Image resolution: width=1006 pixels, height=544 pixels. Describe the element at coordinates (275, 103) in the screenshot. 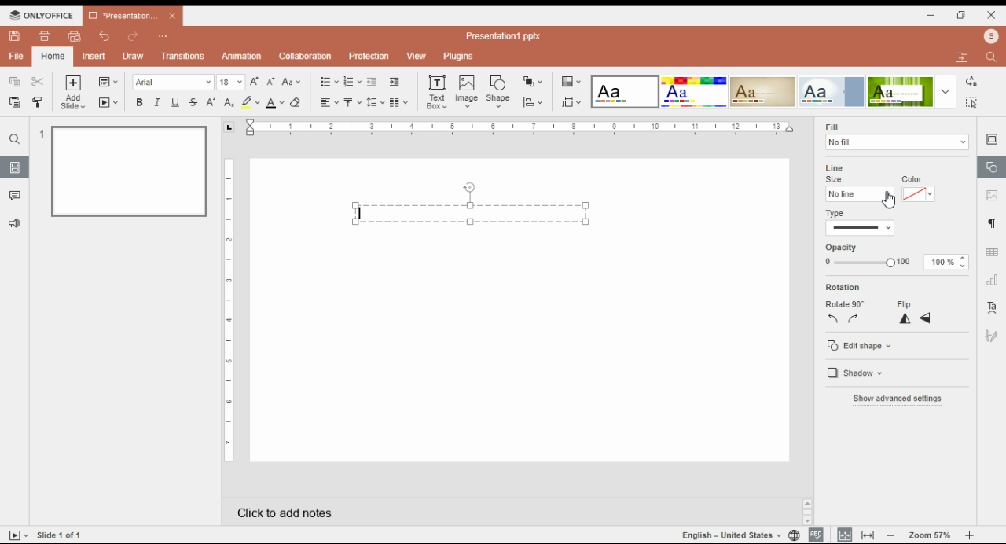

I see `font color` at that location.